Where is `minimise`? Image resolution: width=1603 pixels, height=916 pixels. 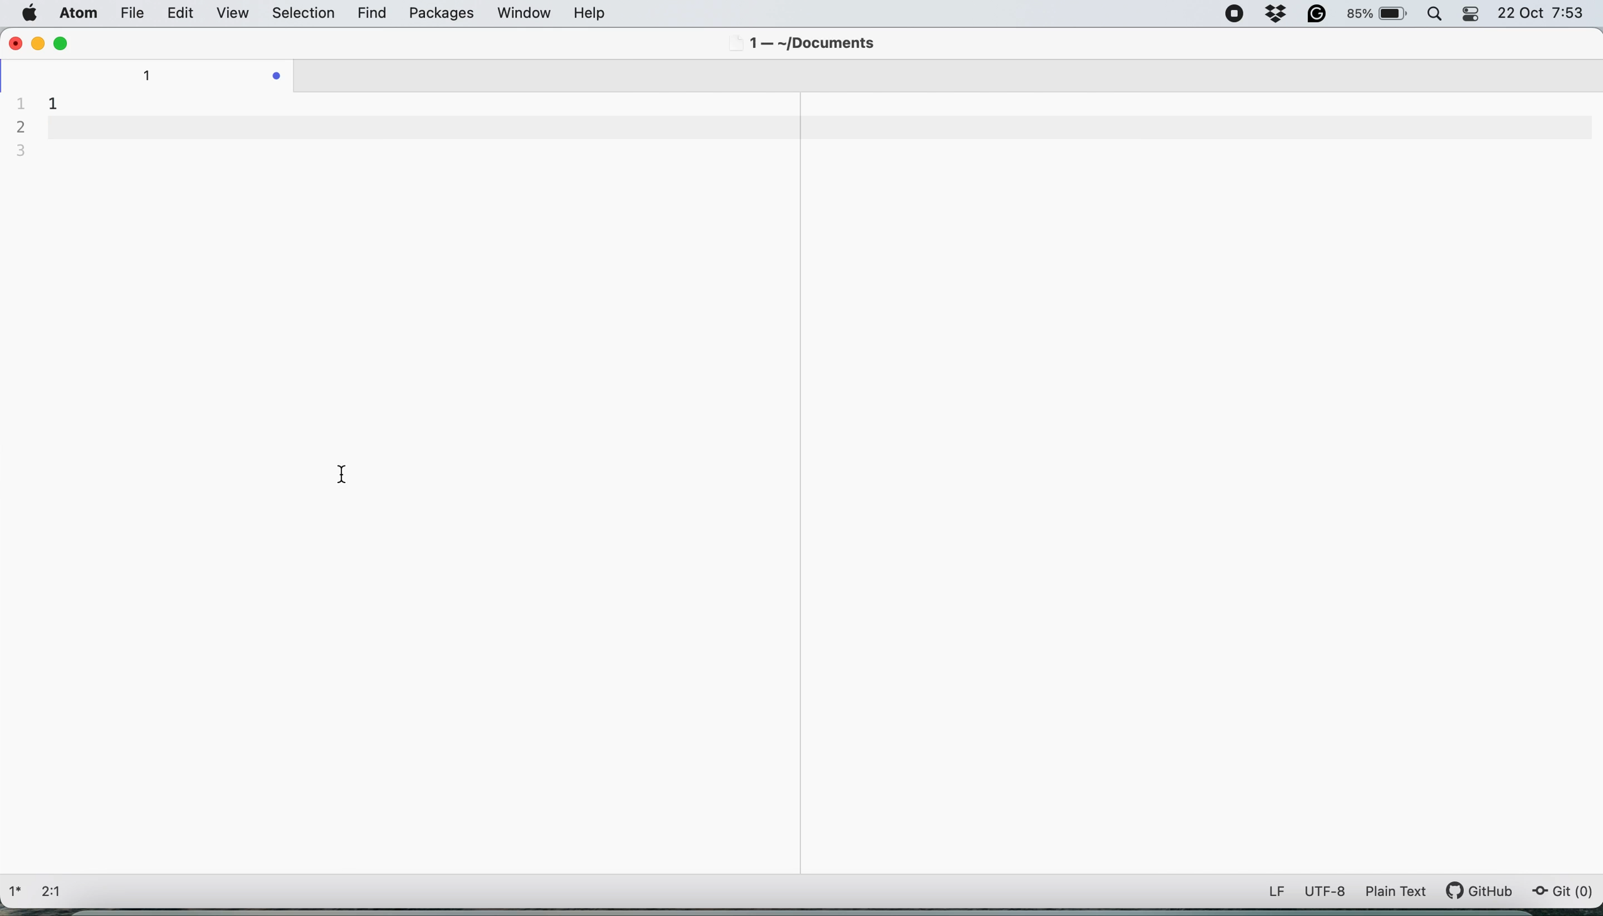
minimise is located at coordinates (39, 43).